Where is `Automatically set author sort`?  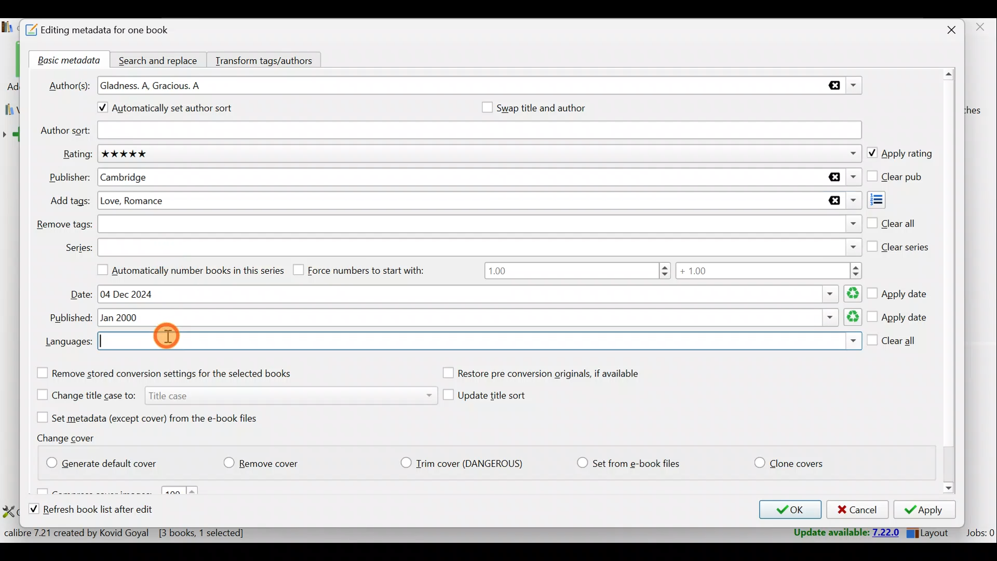 Automatically set author sort is located at coordinates (173, 110).